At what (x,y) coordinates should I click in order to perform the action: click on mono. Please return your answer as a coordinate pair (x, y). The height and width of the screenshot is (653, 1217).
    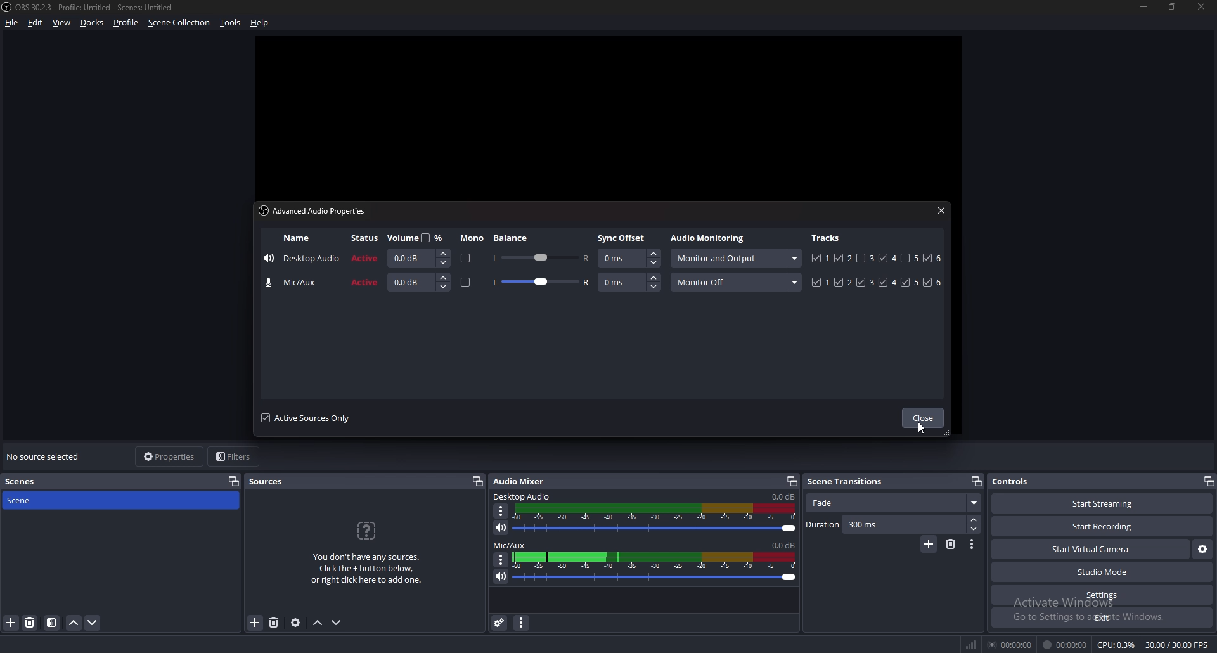
    Looking at the image, I should click on (466, 283).